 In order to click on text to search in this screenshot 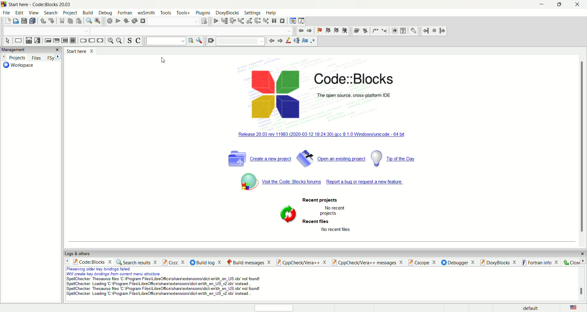, I will do `click(166, 42)`.